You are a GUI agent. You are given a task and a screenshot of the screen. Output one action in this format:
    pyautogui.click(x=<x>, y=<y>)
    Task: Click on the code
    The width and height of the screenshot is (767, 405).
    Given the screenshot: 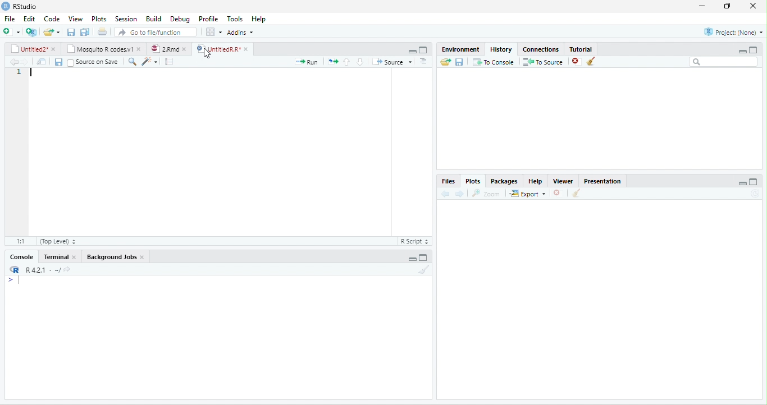 What is the action you would take?
    pyautogui.click(x=52, y=19)
    